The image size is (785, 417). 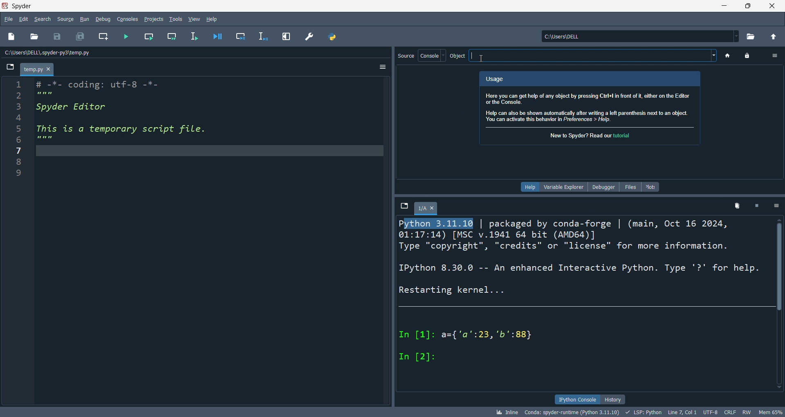 I want to click on minimize, so click(x=725, y=6).